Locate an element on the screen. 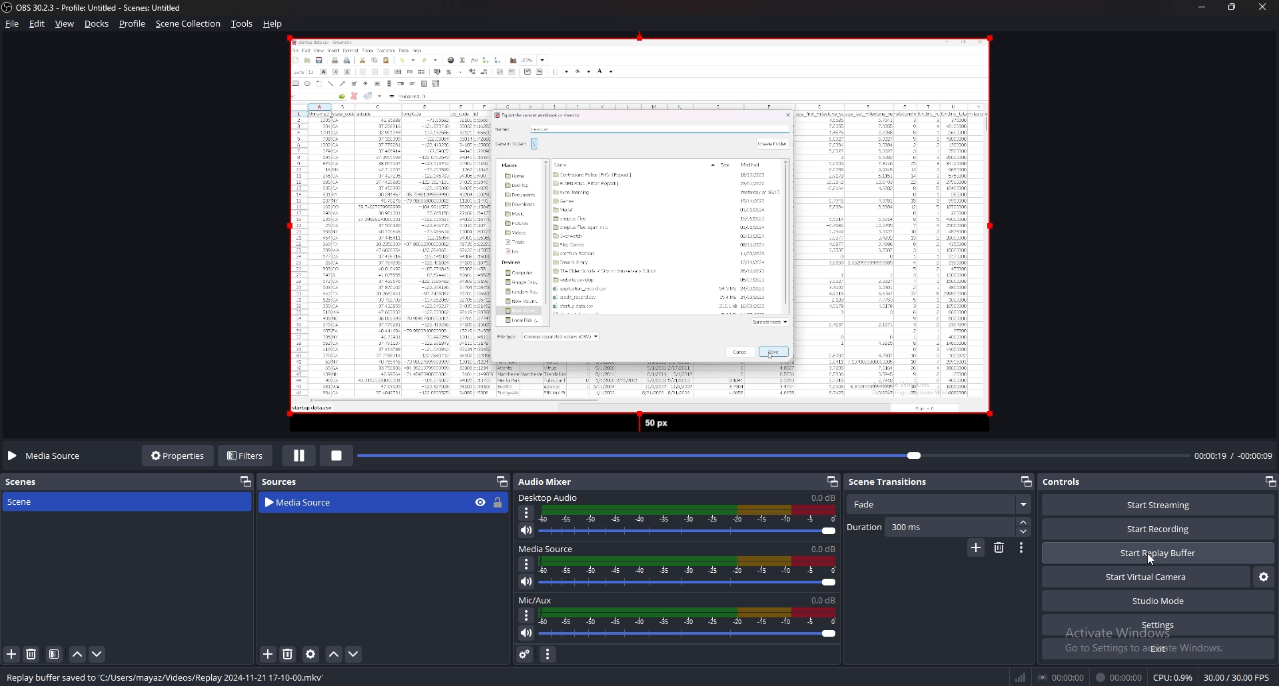  decrease duration is located at coordinates (1025, 532).